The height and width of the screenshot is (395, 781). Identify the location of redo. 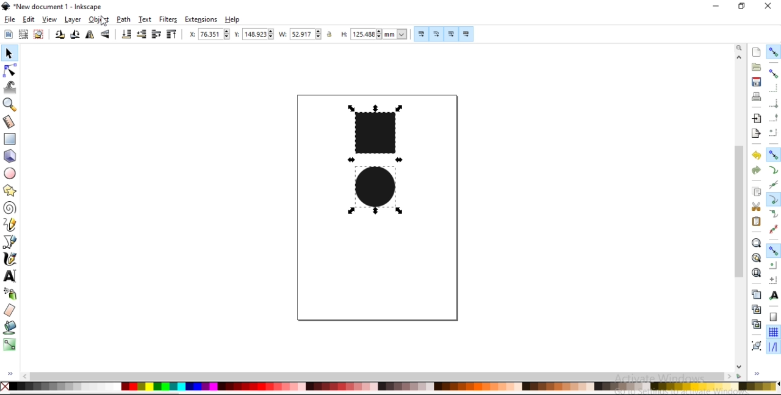
(755, 170).